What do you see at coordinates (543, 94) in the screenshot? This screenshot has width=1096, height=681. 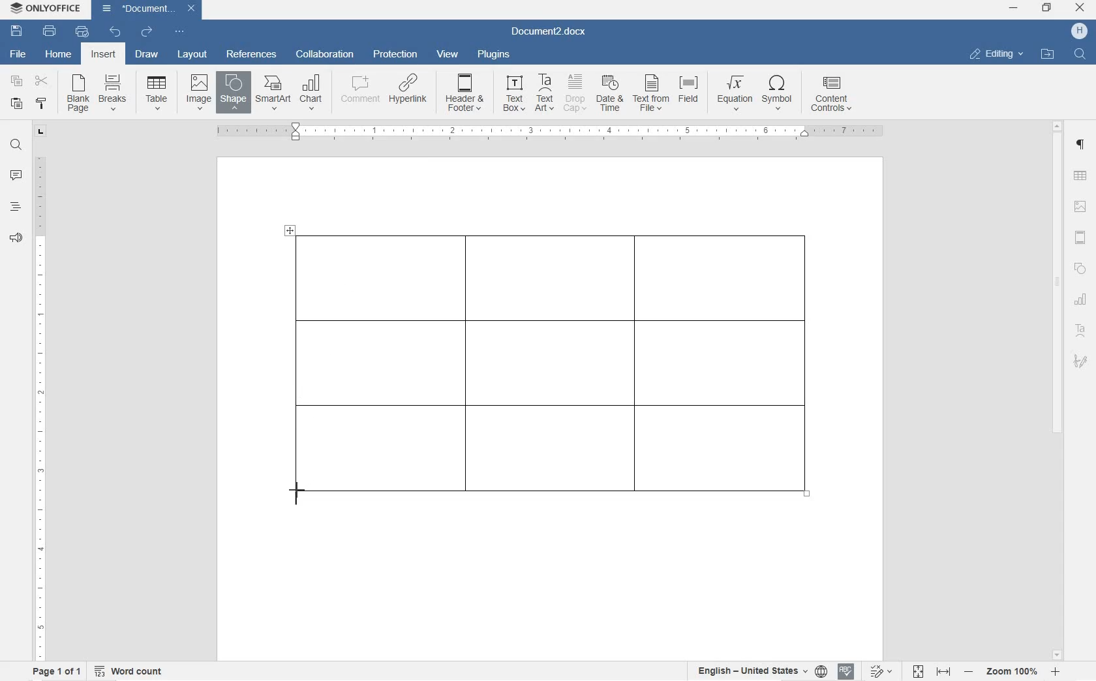 I see `TEXT ART` at bounding box center [543, 94].